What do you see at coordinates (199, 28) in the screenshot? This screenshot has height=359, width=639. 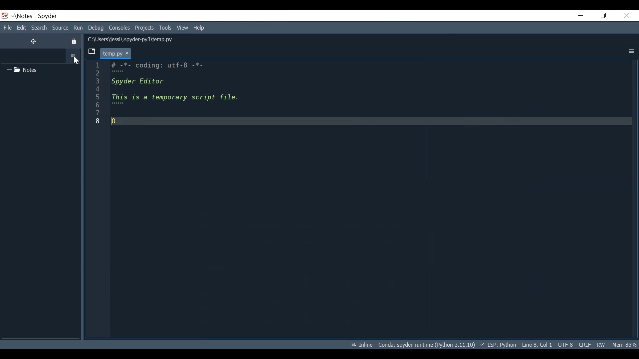 I see `Help` at bounding box center [199, 28].